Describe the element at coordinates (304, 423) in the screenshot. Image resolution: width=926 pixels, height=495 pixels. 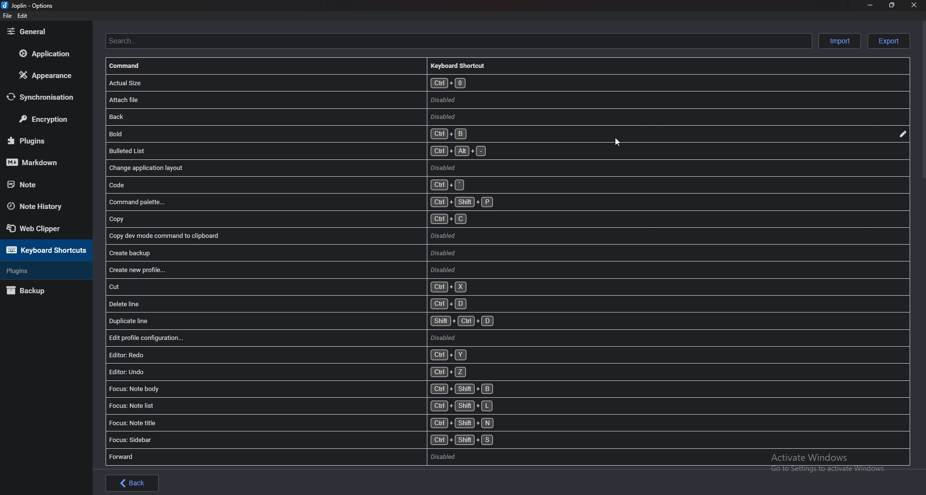
I see `Focus note title` at that location.